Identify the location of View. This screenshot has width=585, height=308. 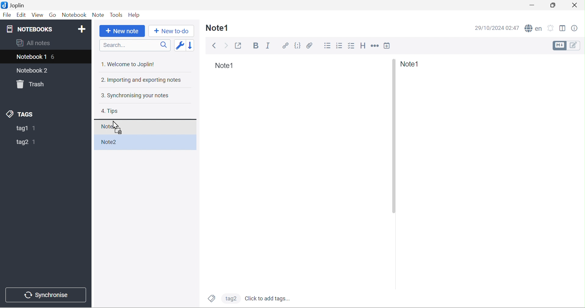
(38, 15).